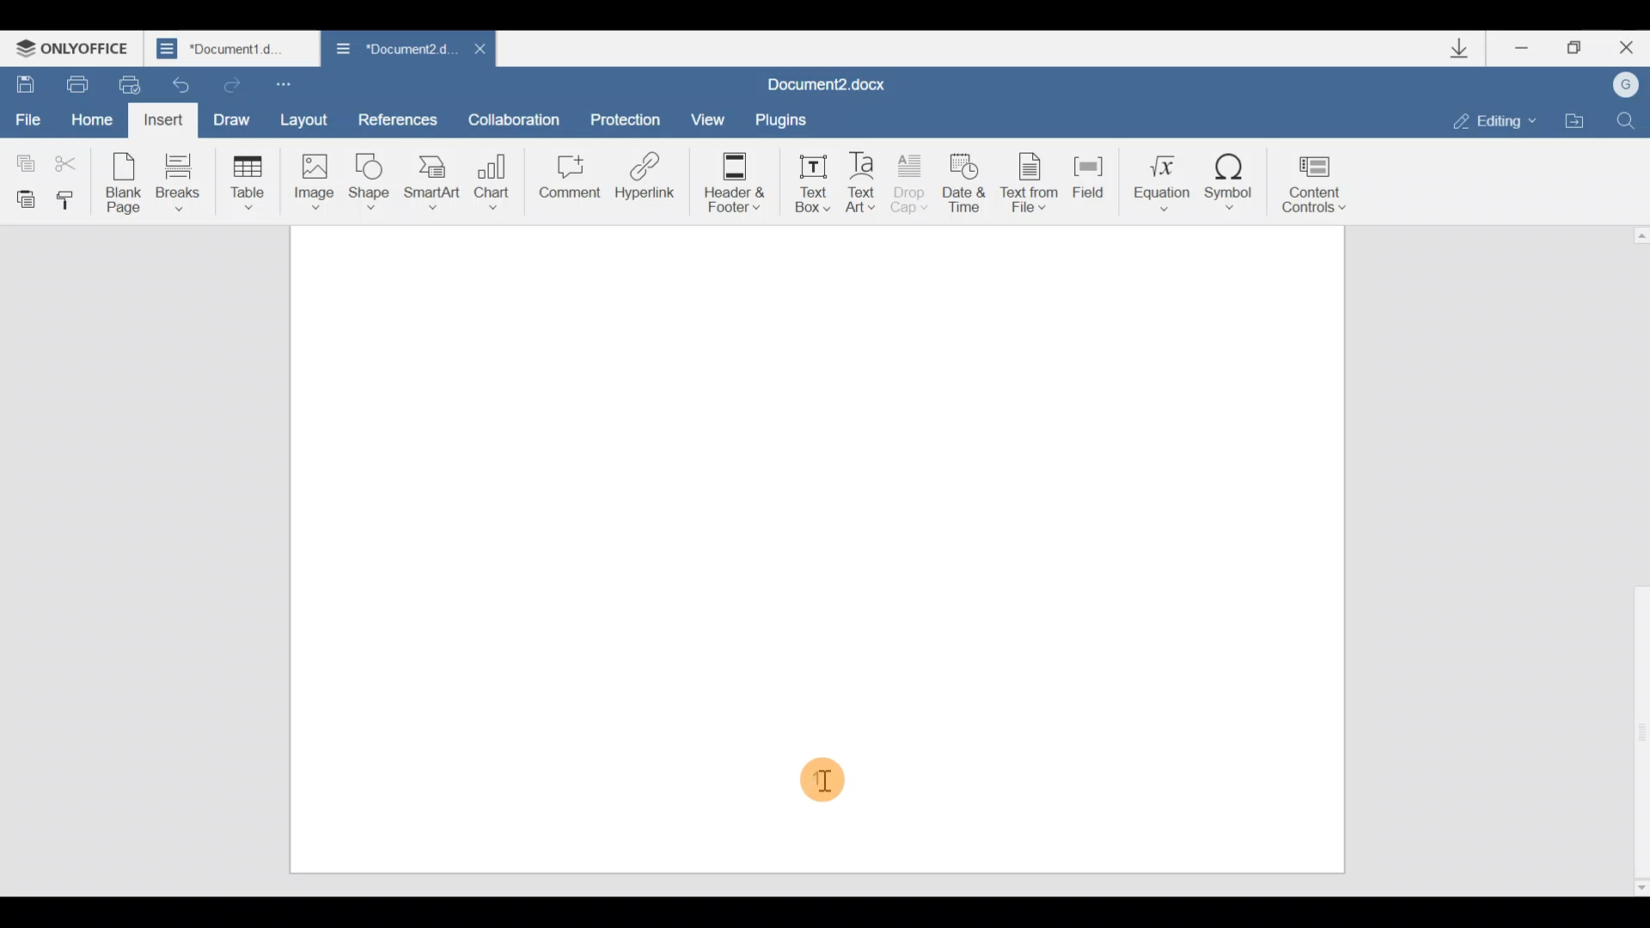  What do you see at coordinates (1634, 558) in the screenshot?
I see `Scroll bar` at bounding box center [1634, 558].